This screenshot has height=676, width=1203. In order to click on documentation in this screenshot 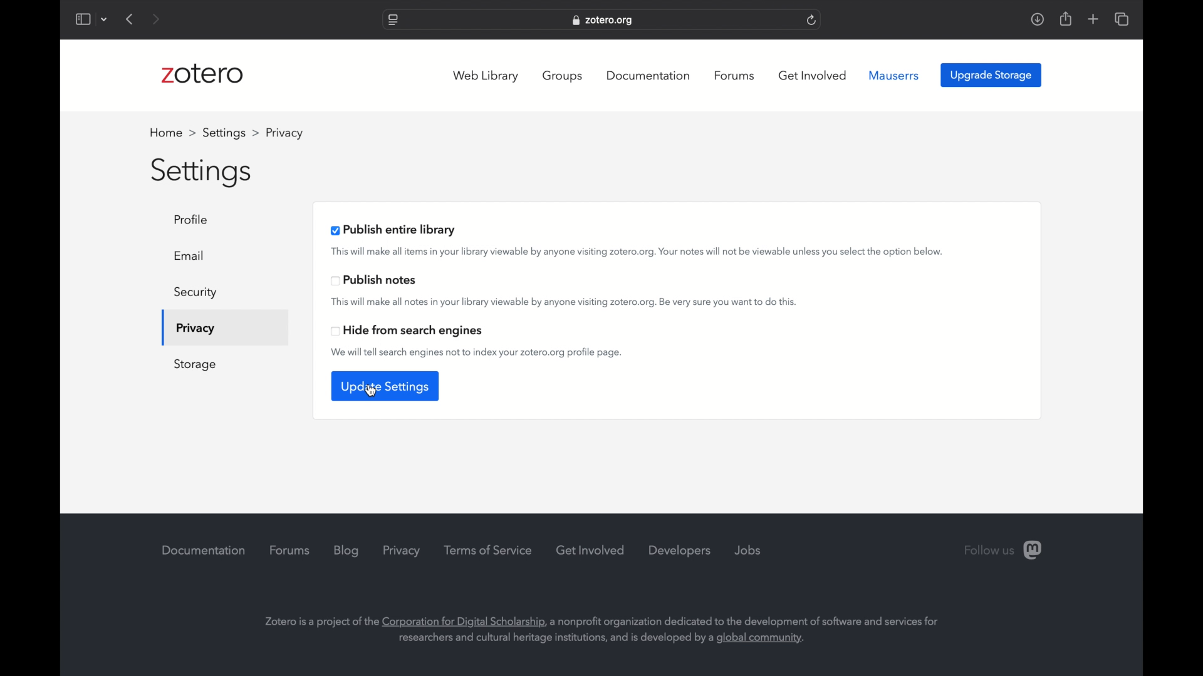, I will do `click(206, 550)`.